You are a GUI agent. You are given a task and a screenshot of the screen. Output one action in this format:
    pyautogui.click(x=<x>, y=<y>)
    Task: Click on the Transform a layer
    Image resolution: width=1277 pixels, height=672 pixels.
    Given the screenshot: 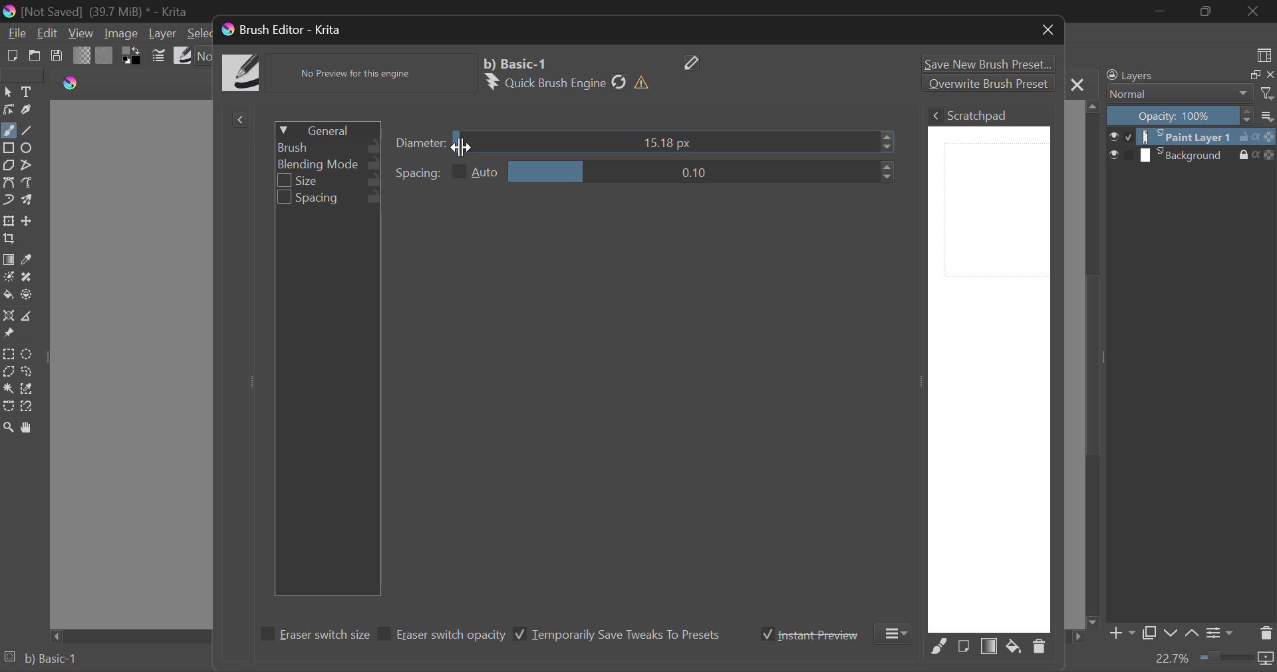 What is the action you would take?
    pyautogui.click(x=8, y=221)
    